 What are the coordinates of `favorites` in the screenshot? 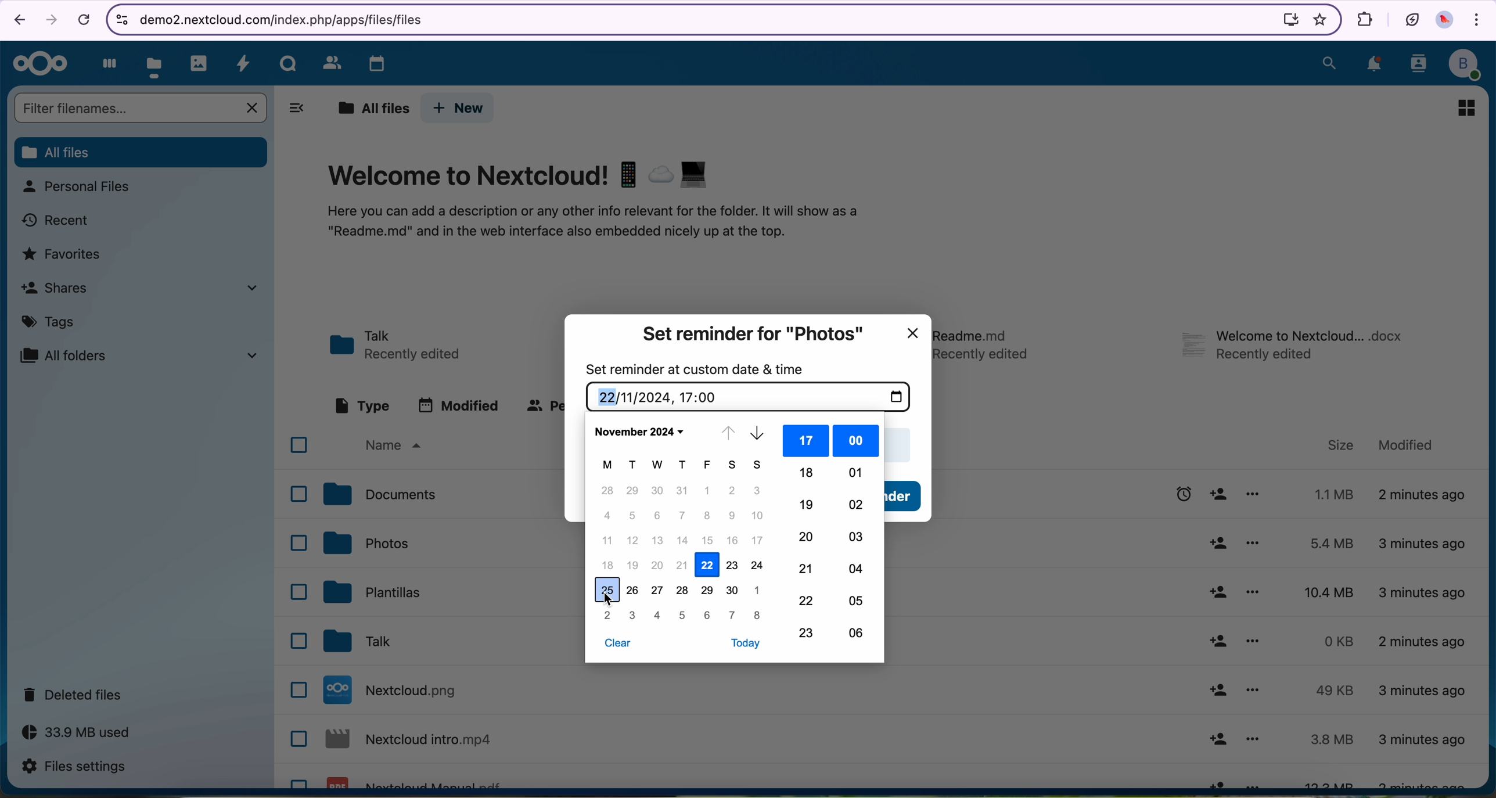 It's located at (1317, 19).